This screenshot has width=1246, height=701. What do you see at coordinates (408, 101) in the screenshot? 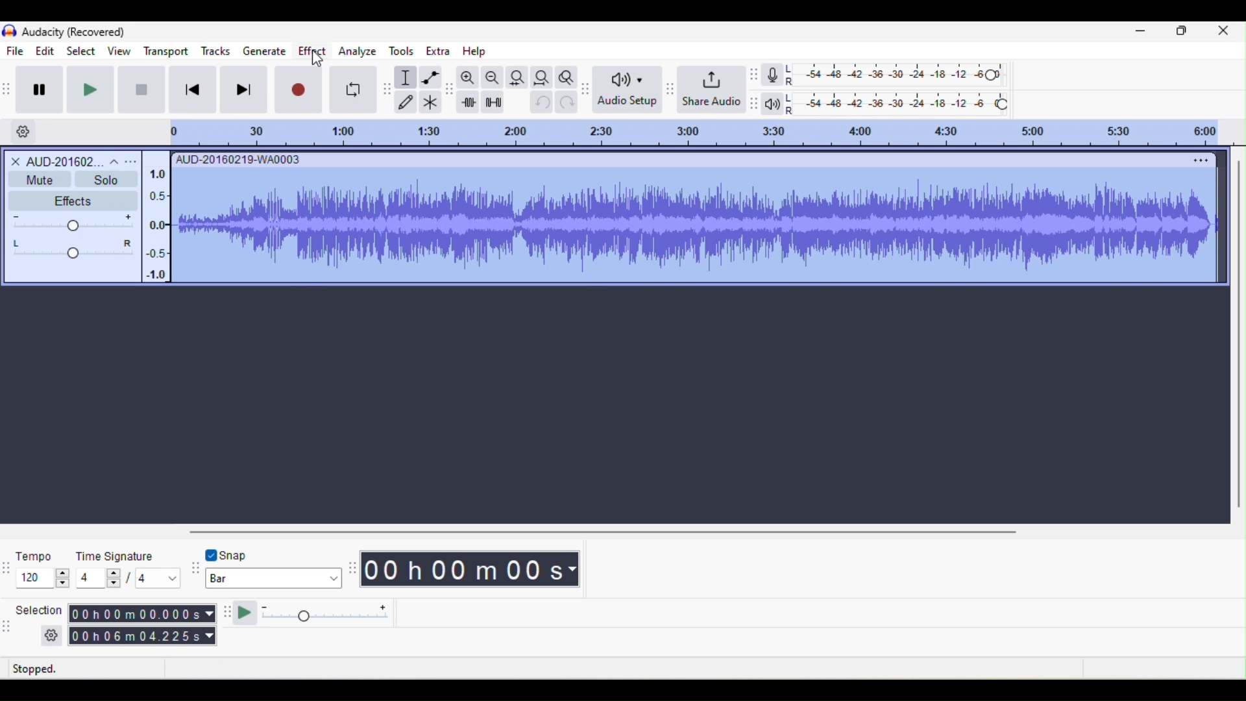
I see `draw tool` at bounding box center [408, 101].